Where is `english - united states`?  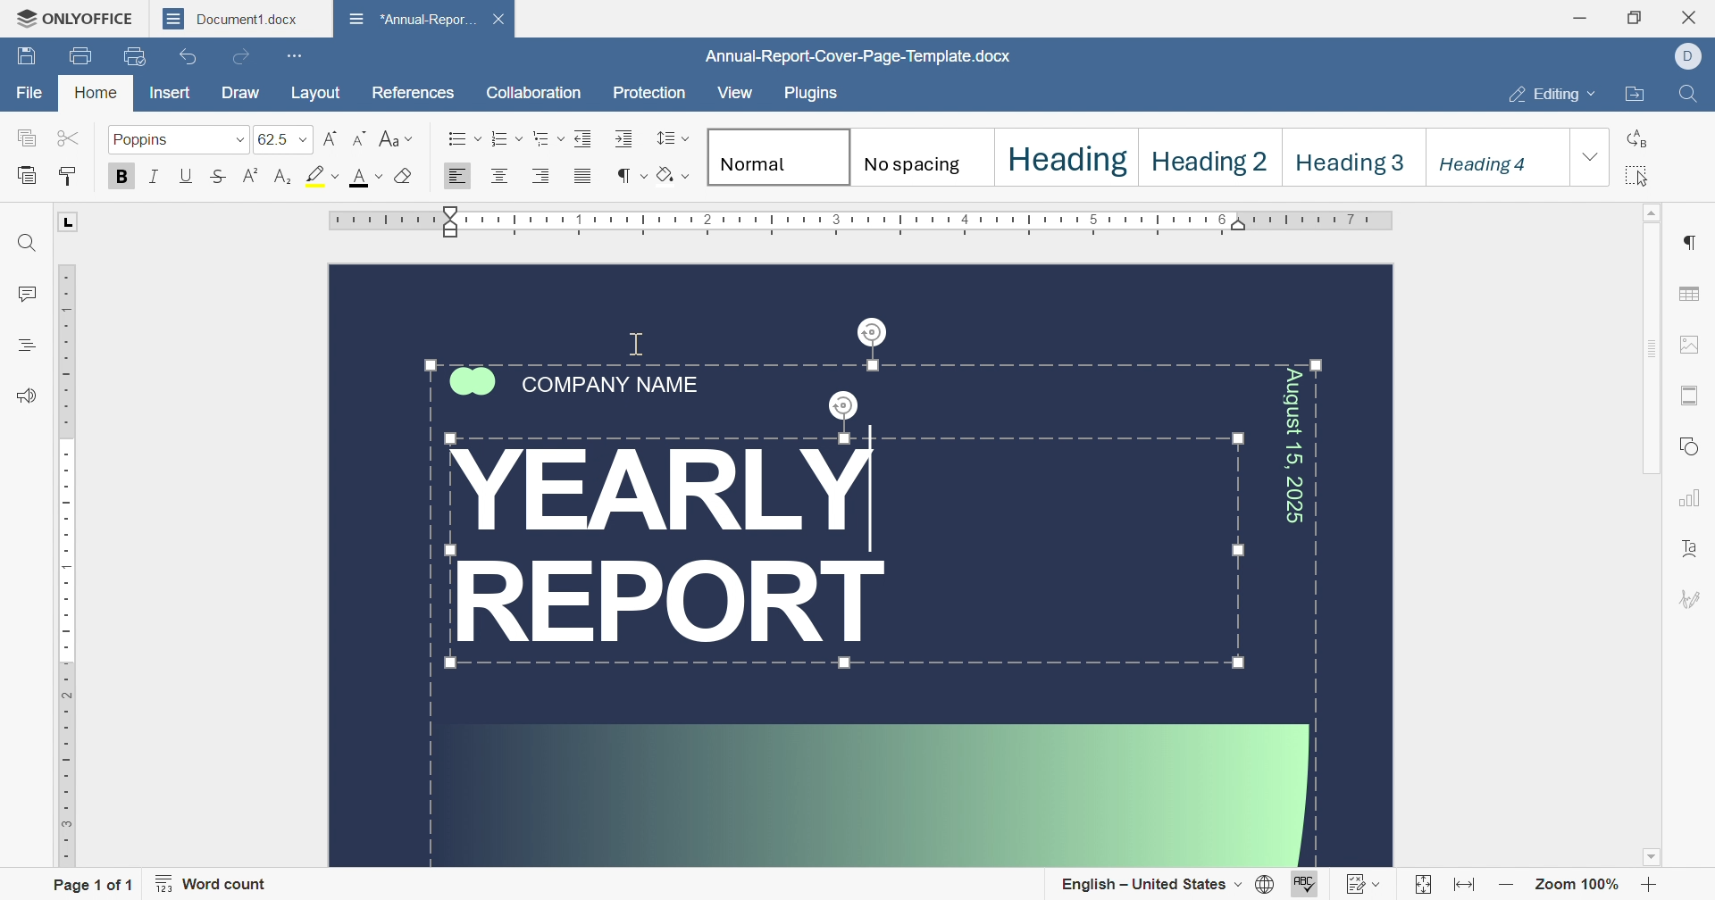 english - united states is located at coordinates (1151, 885).